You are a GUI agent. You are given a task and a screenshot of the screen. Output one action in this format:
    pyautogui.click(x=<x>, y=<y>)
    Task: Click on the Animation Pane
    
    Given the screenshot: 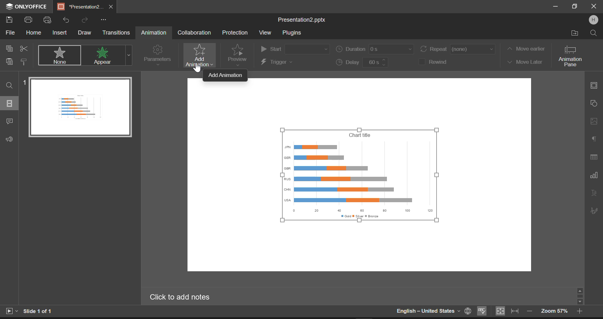 What is the action you would take?
    pyautogui.click(x=573, y=56)
    